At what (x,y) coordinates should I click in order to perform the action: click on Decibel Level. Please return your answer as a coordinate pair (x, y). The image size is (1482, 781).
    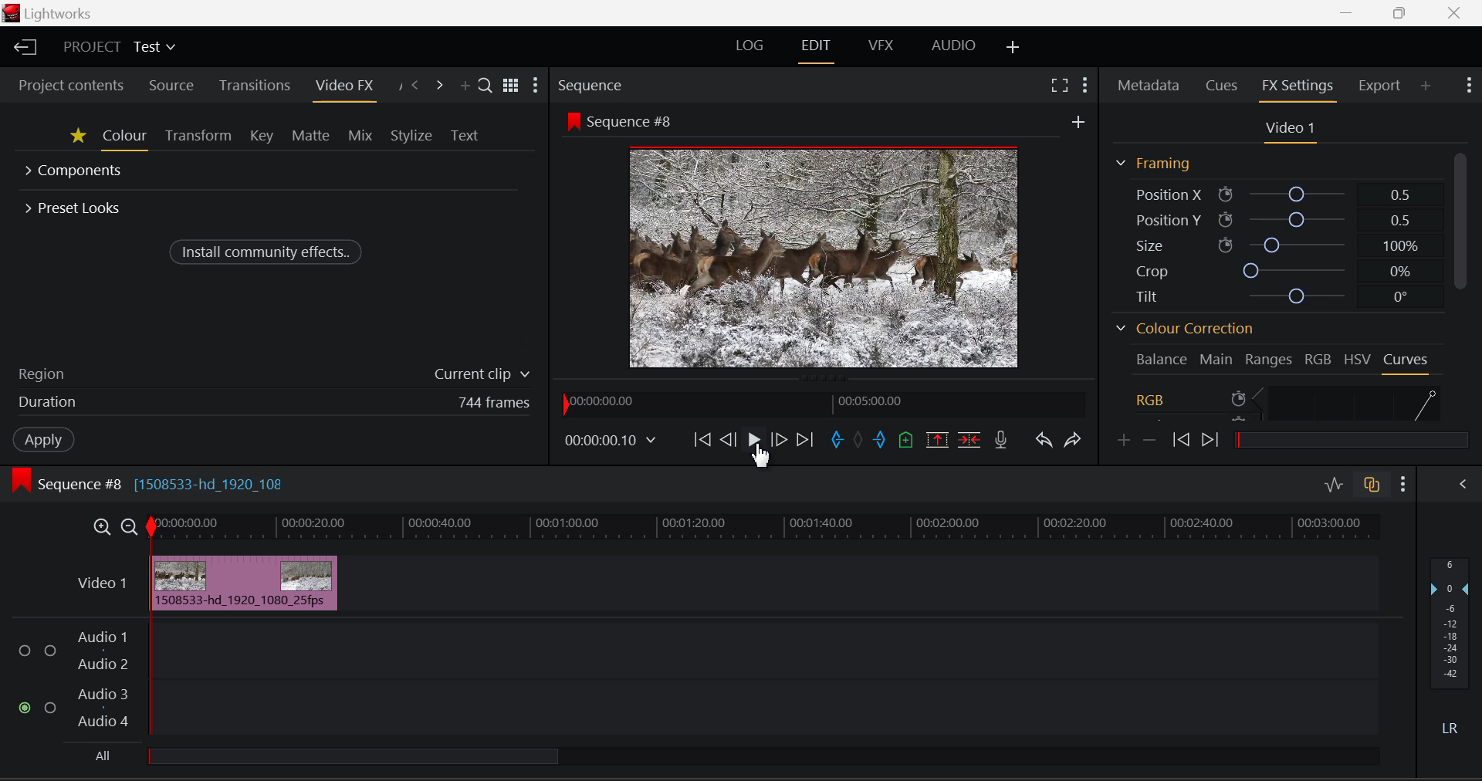
    Looking at the image, I should click on (1449, 643).